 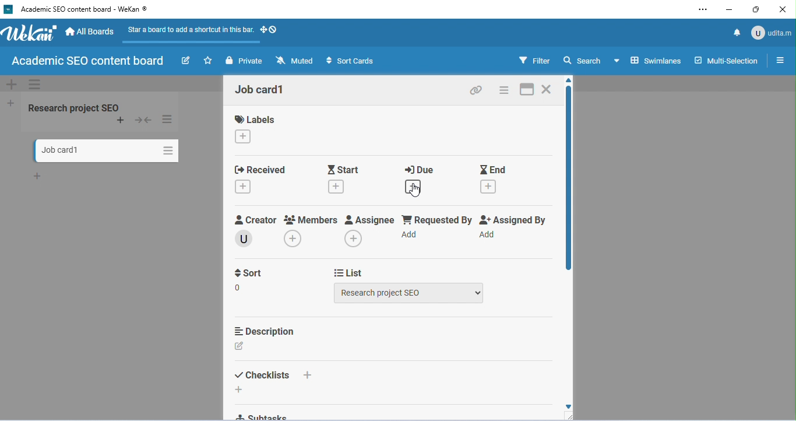 What do you see at coordinates (534, 61) in the screenshot?
I see `filter` at bounding box center [534, 61].